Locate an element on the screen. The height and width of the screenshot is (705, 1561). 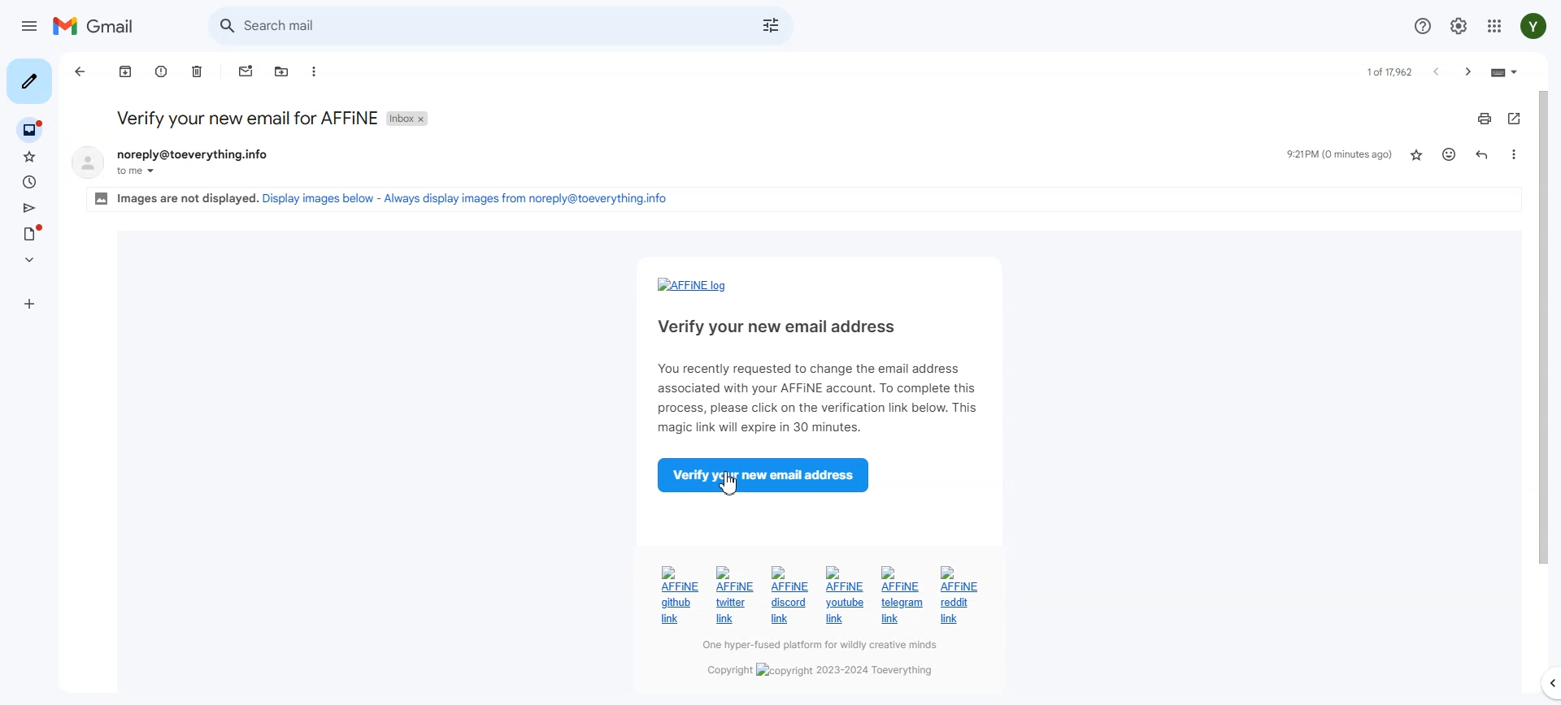
verification message is located at coordinates (815, 400).